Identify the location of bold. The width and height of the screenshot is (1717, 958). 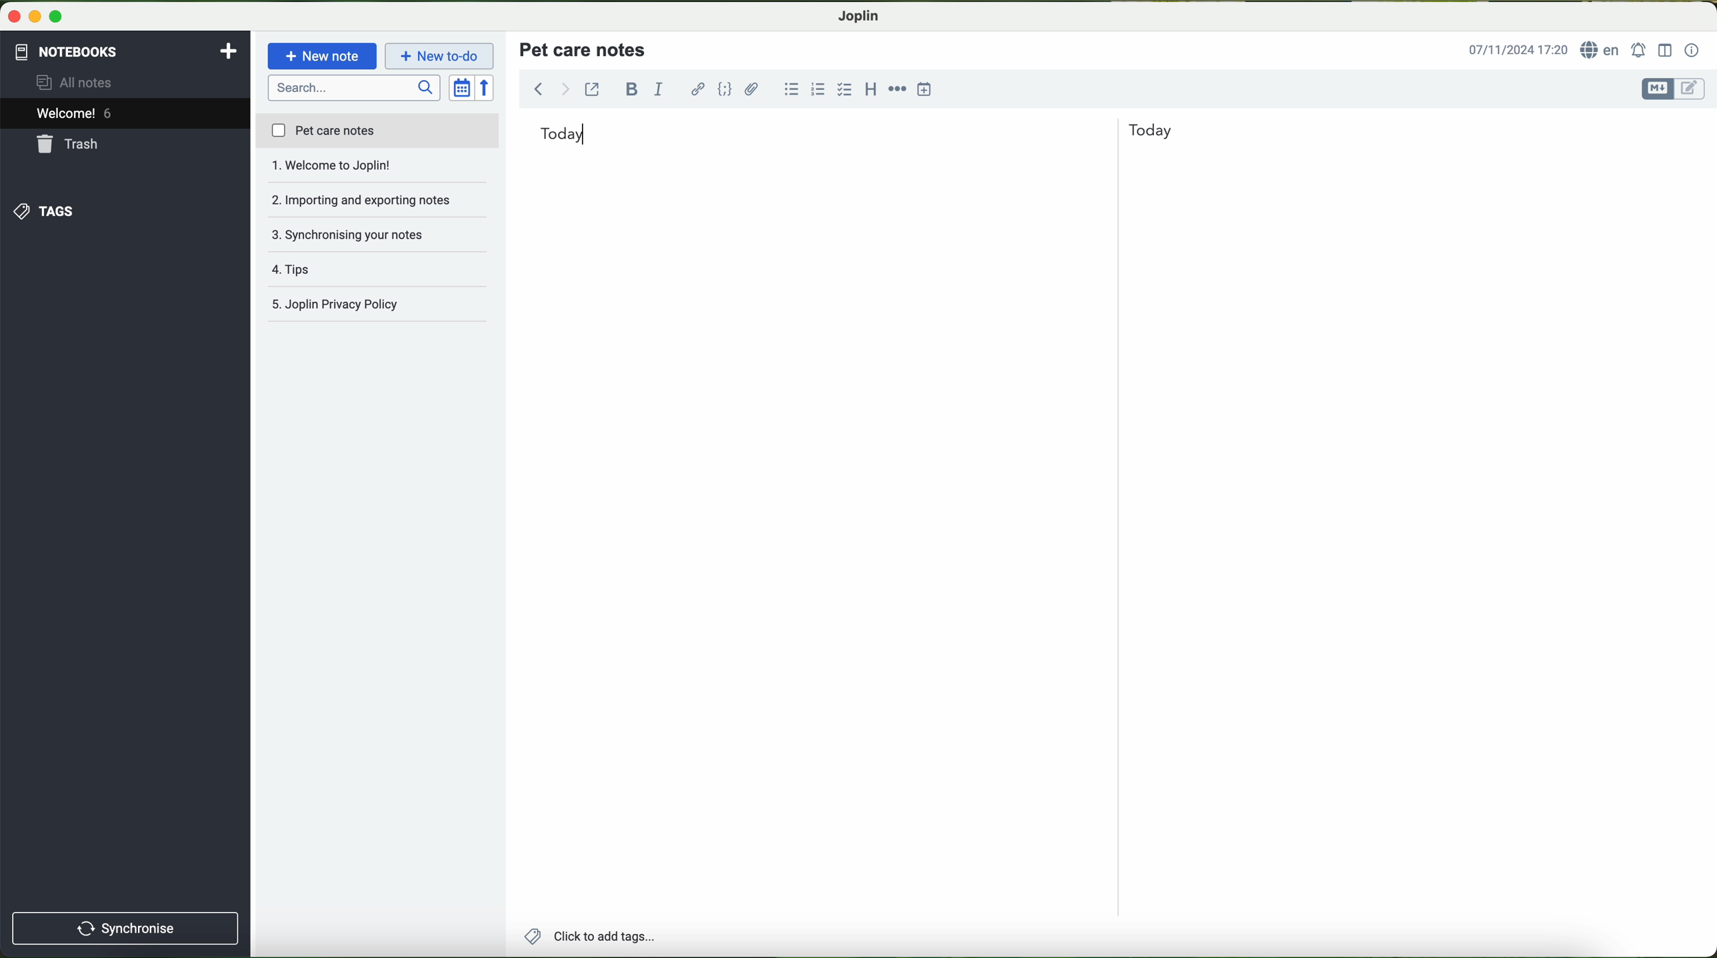
(632, 89).